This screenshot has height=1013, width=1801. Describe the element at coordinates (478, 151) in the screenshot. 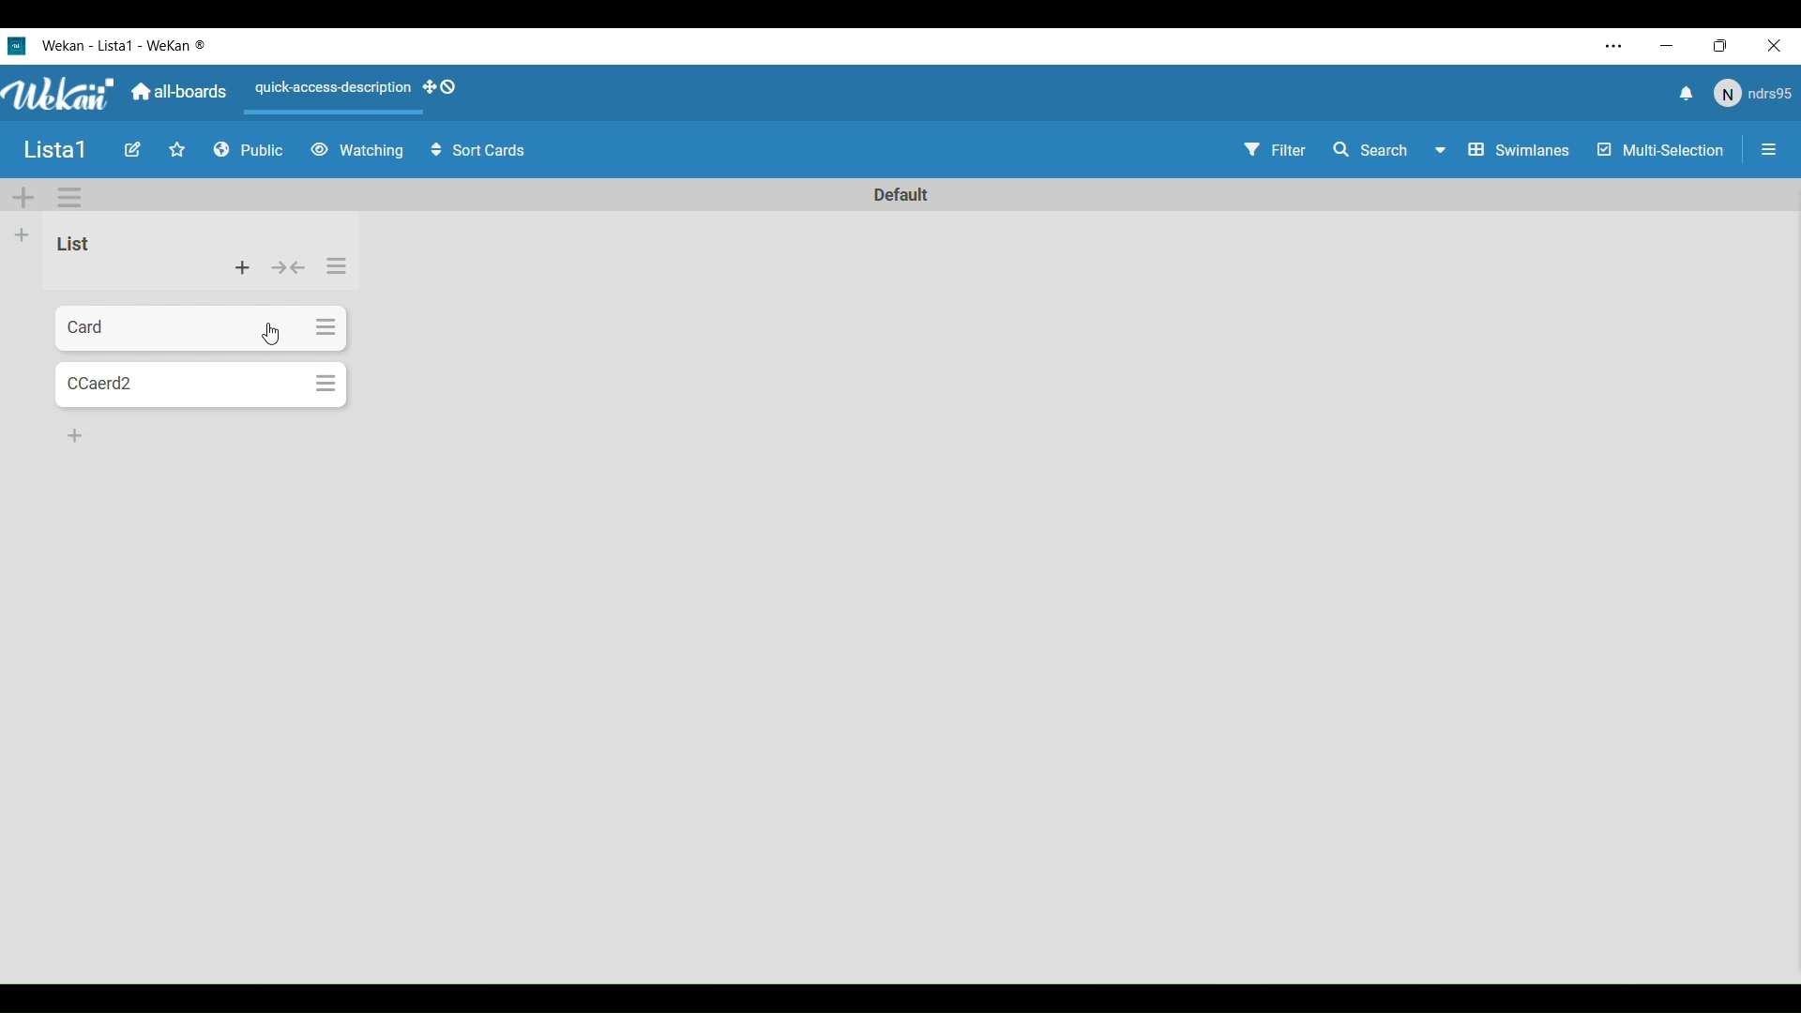

I see `Sort Cells` at that location.